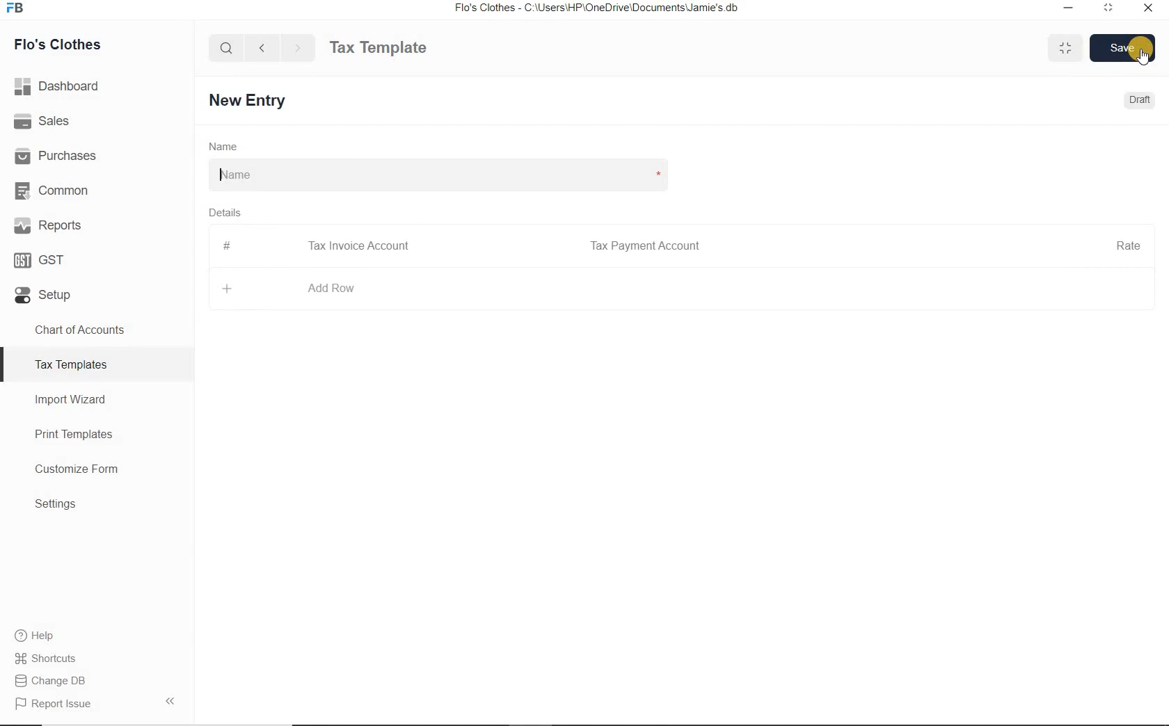  Describe the element at coordinates (378, 47) in the screenshot. I see `Tax Template` at that location.